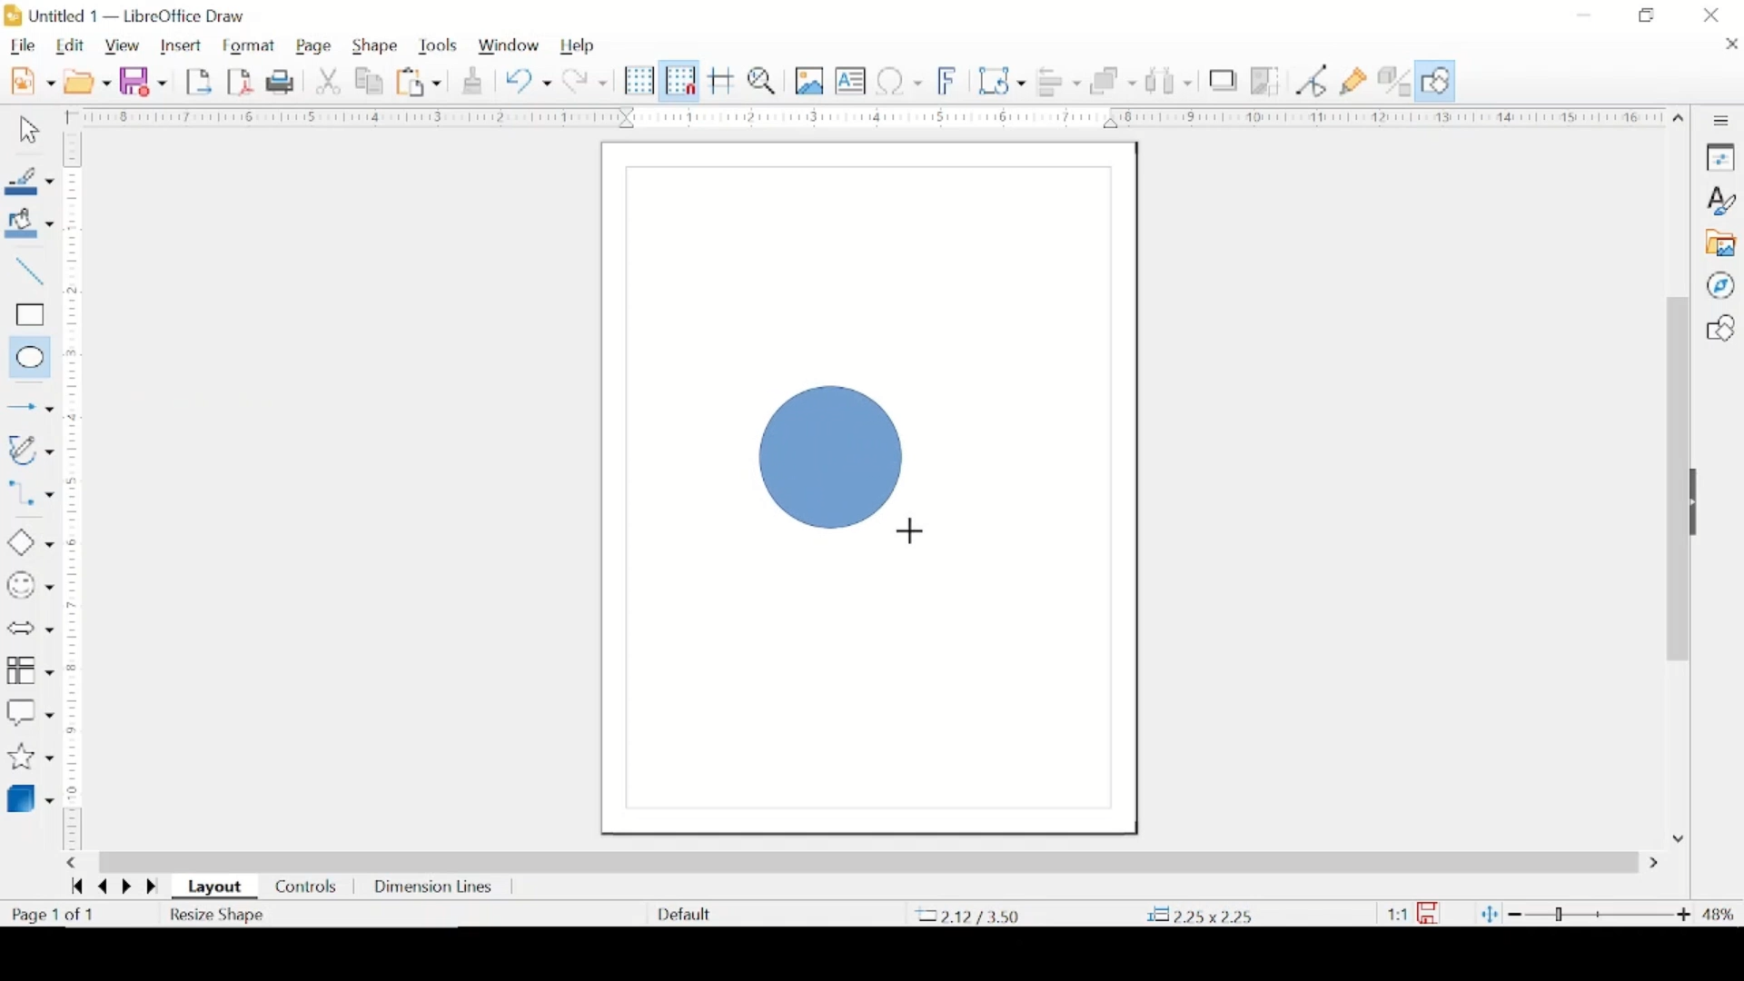 The width and height of the screenshot is (1744, 981). What do you see at coordinates (329, 81) in the screenshot?
I see `cut` at bounding box center [329, 81].